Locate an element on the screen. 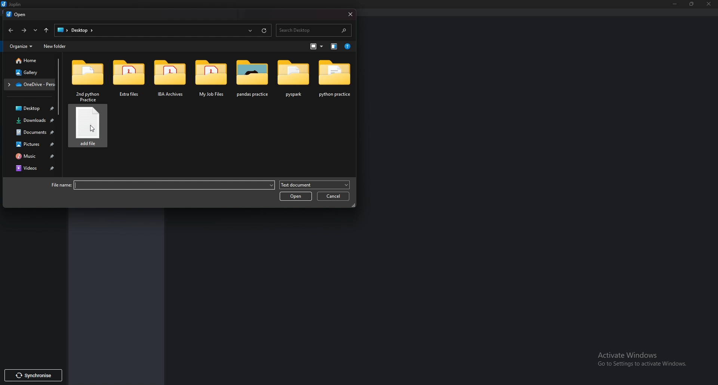 Image resolution: width=718 pixels, height=385 pixels. New folder is located at coordinates (55, 47).